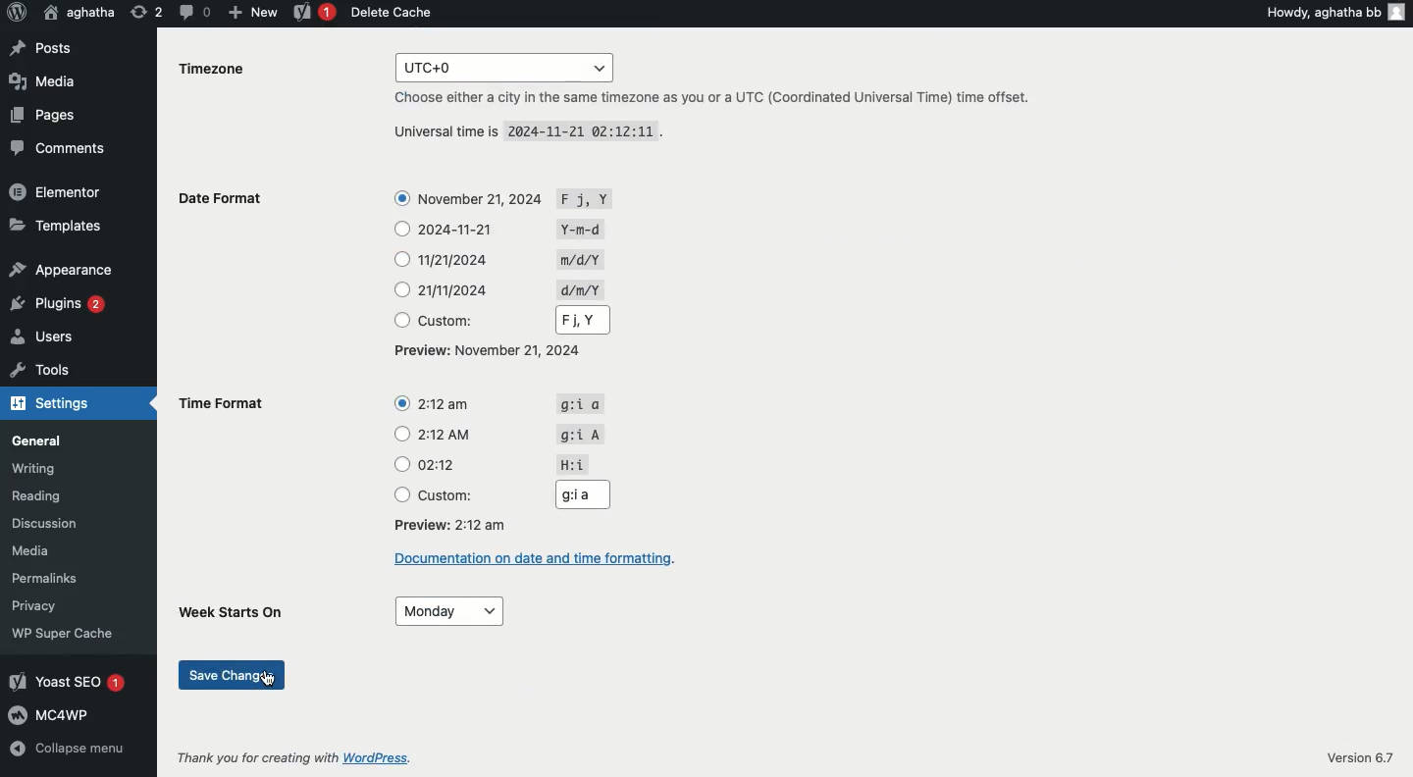 This screenshot has height=777, width=1413. Describe the element at coordinates (79, 11) in the screenshot. I see `aghatha` at that location.